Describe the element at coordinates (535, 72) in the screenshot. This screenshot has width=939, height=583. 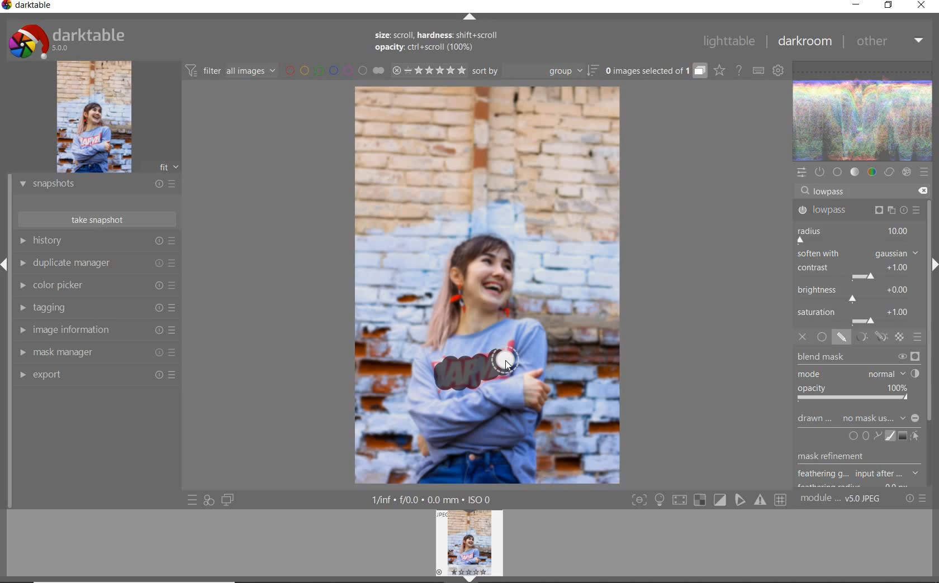
I see `sort` at that location.